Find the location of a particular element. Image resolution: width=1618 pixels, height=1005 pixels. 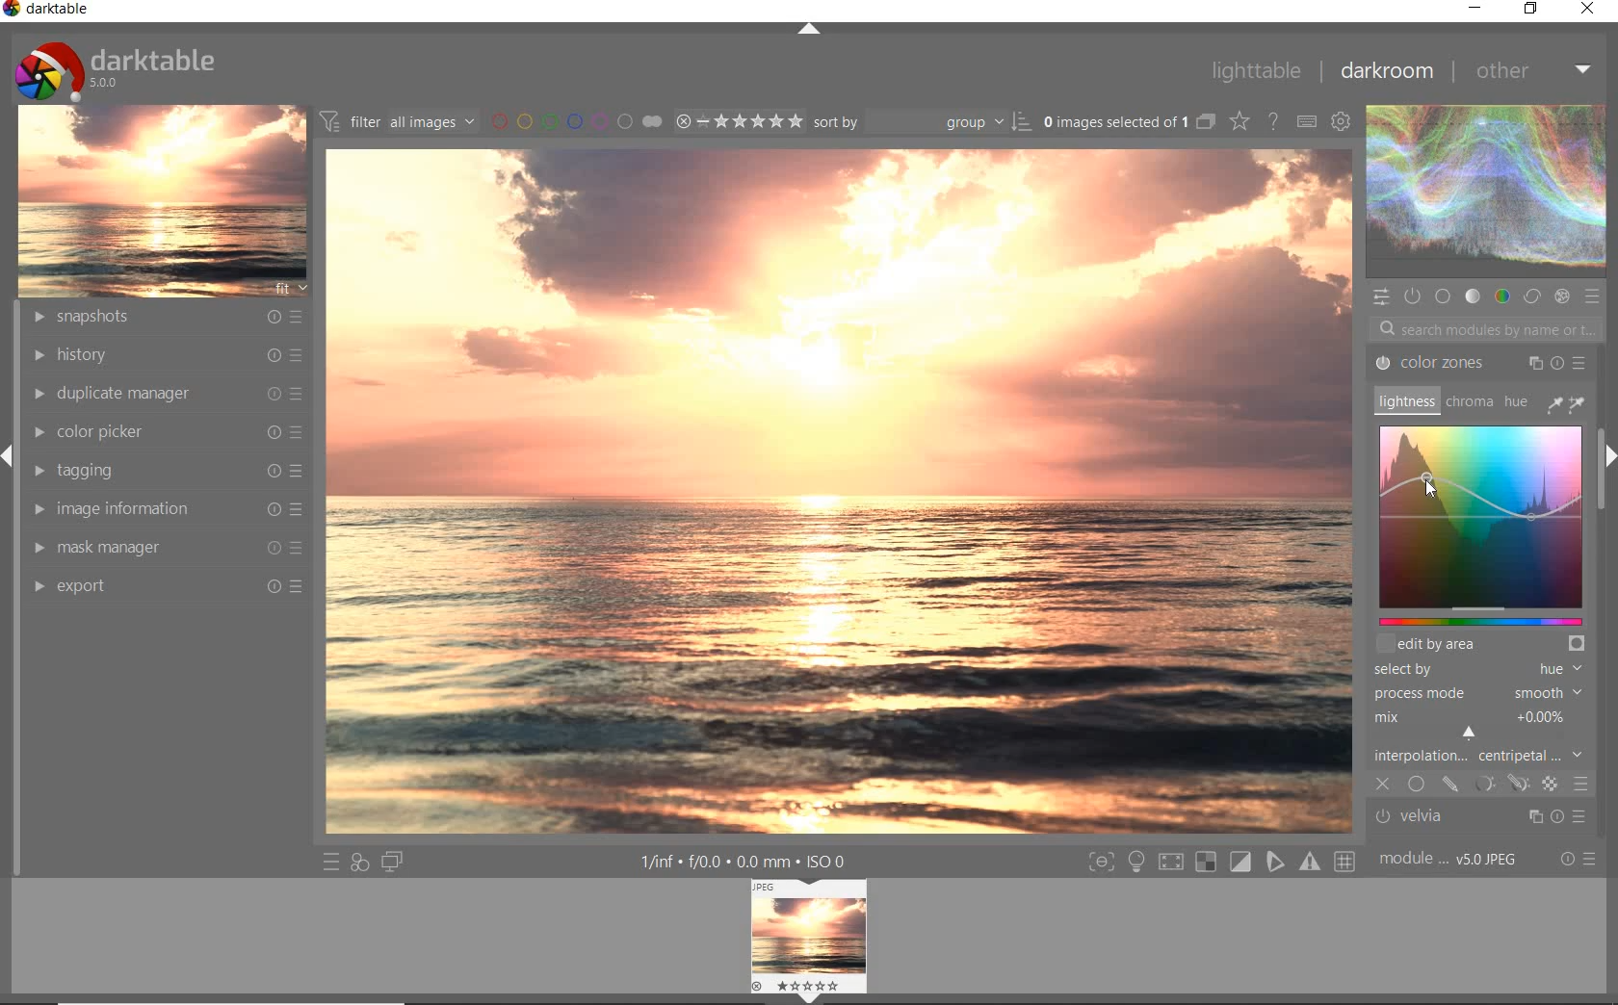

darktable is located at coordinates (49, 11).